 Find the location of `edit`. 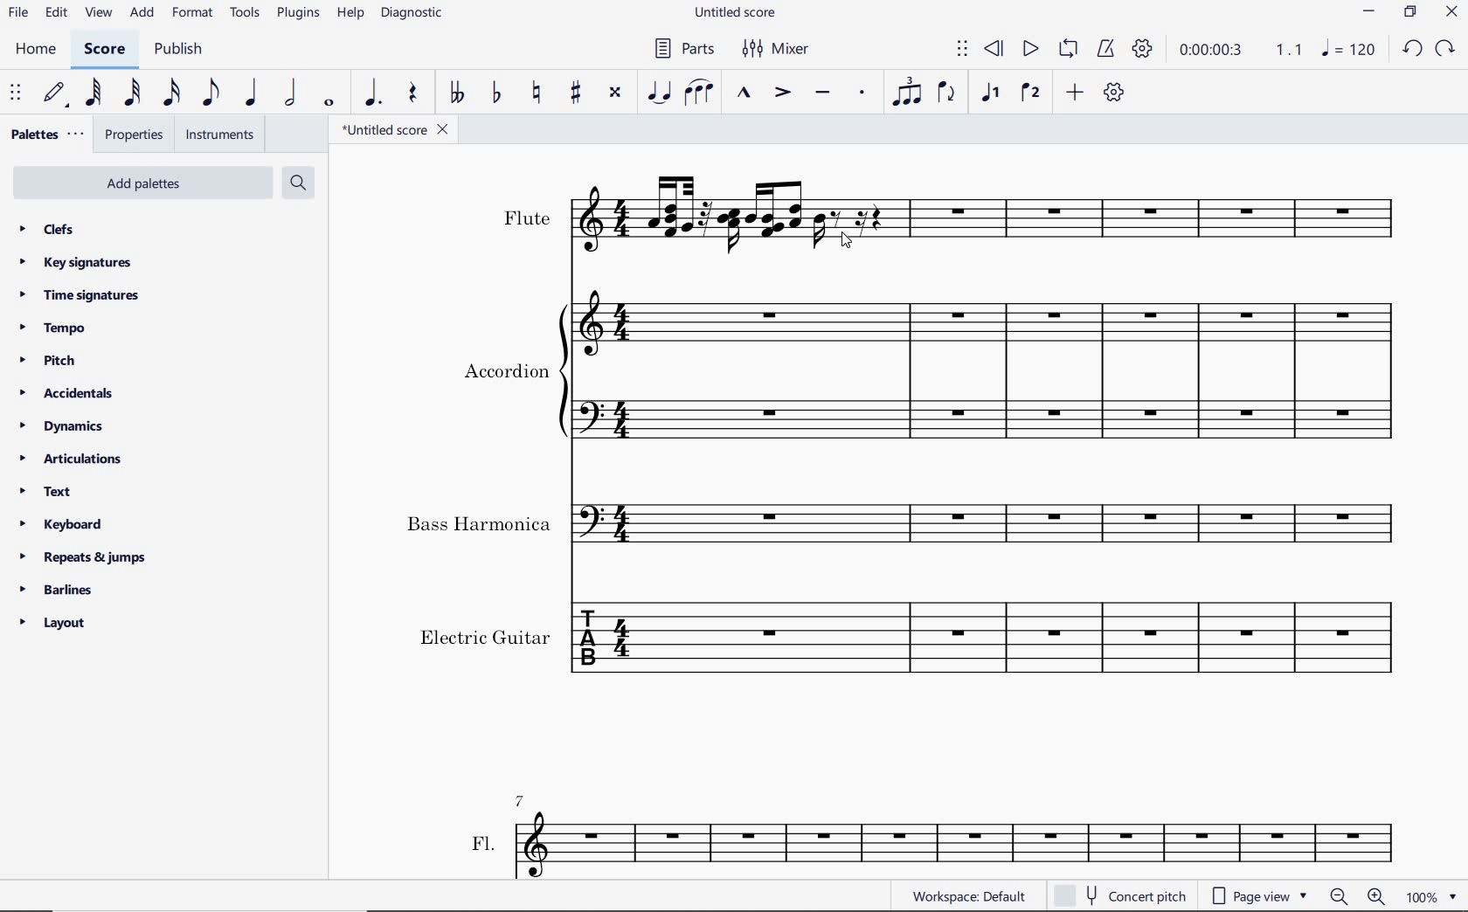

edit is located at coordinates (55, 15).